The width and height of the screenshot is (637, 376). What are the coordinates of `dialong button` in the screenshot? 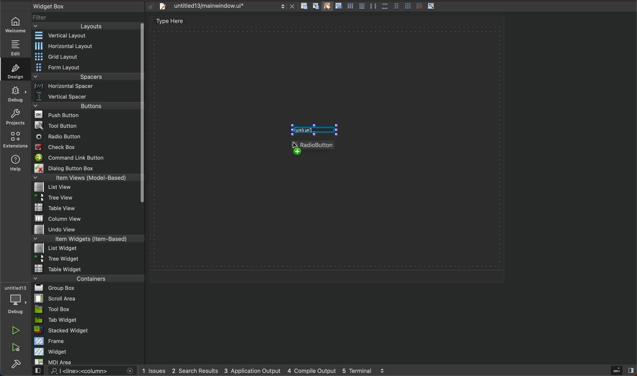 It's located at (87, 169).